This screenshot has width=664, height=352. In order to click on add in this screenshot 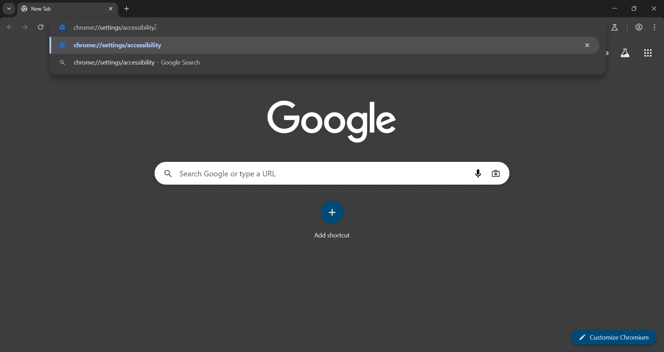, I will do `click(333, 212)`.